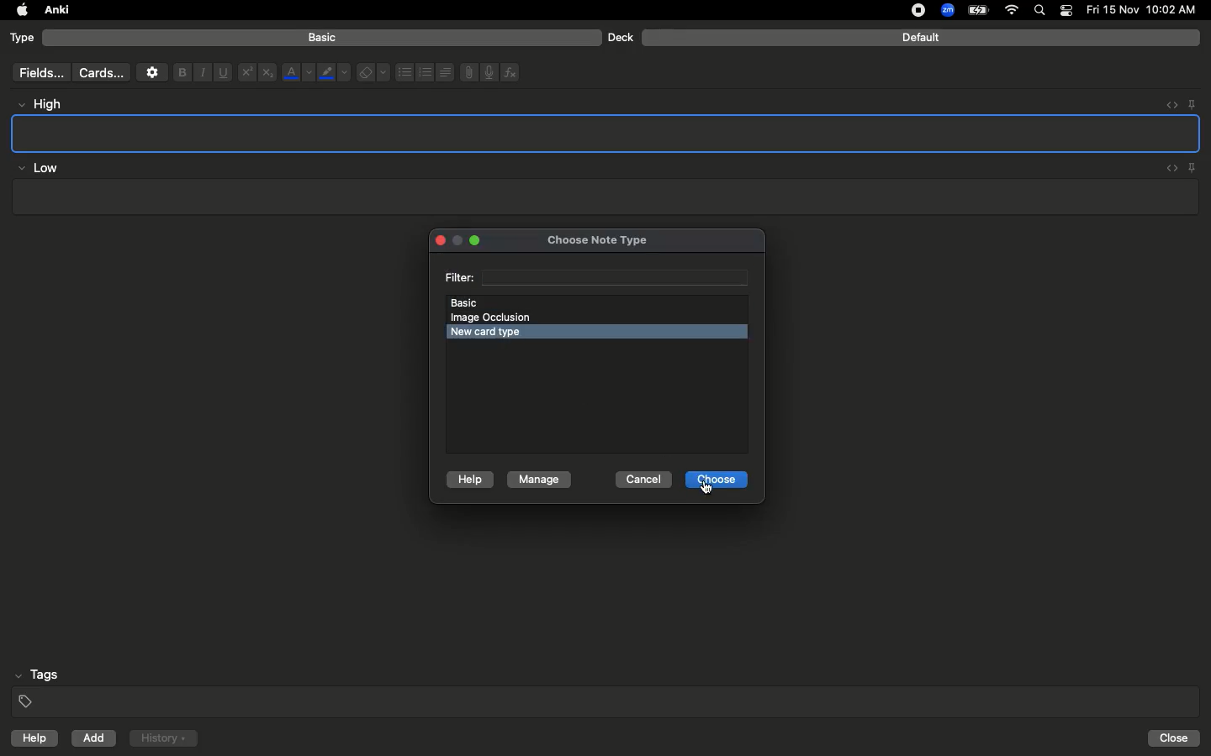  Describe the element at coordinates (443, 71) in the screenshot. I see `Alignment` at that location.